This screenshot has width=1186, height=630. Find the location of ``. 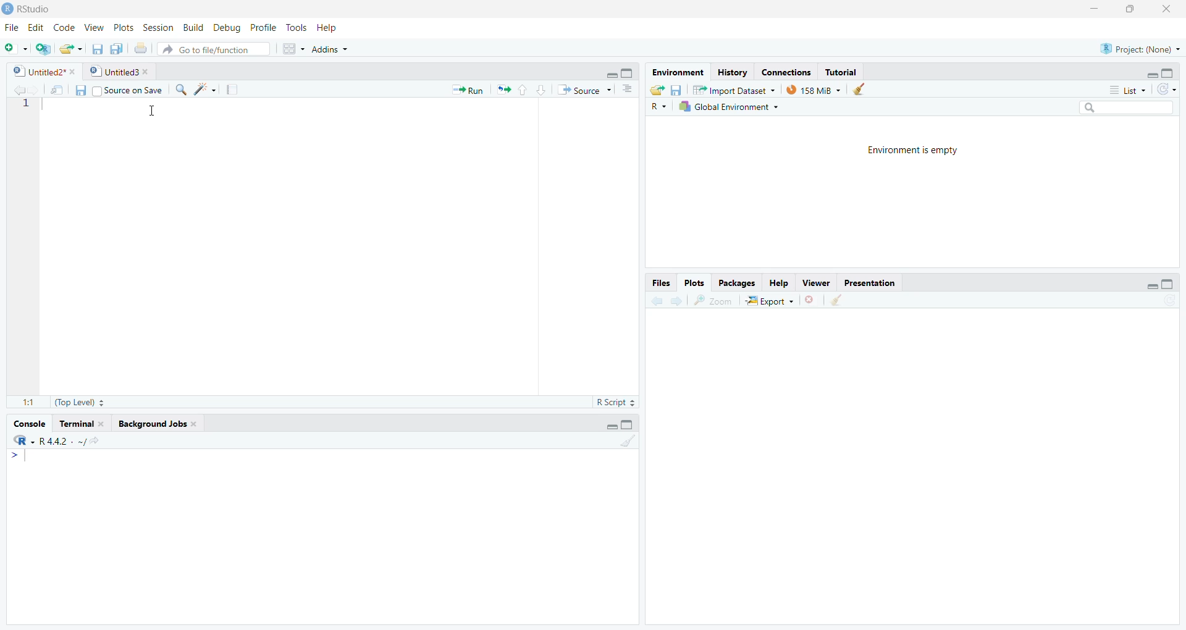

 is located at coordinates (292, 47).